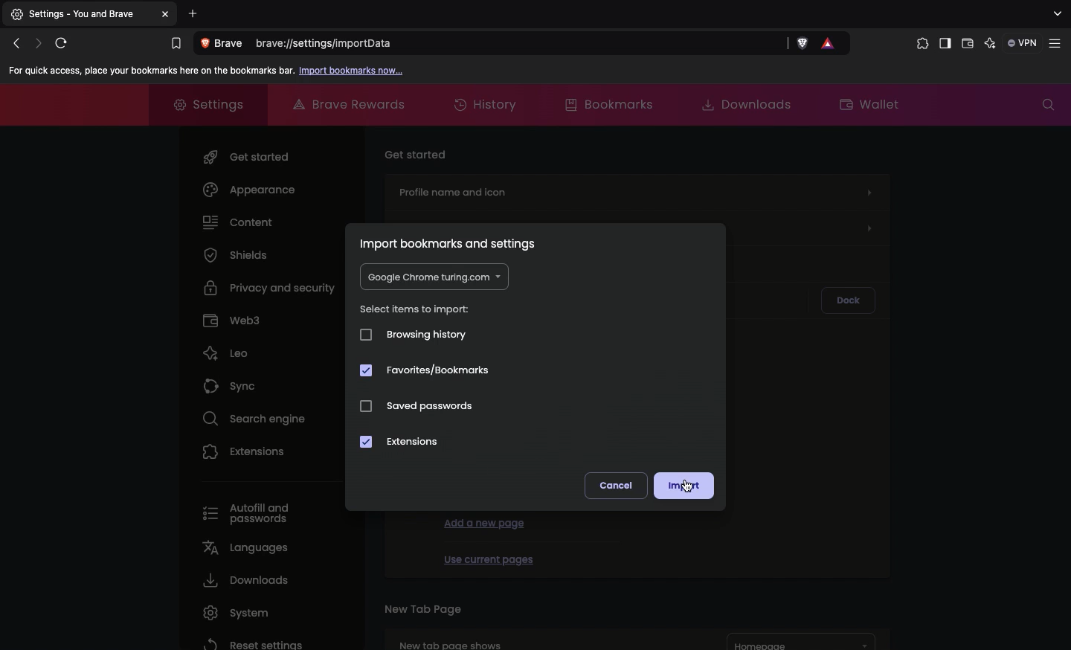  I want to click on Dock, so click(848, 300).